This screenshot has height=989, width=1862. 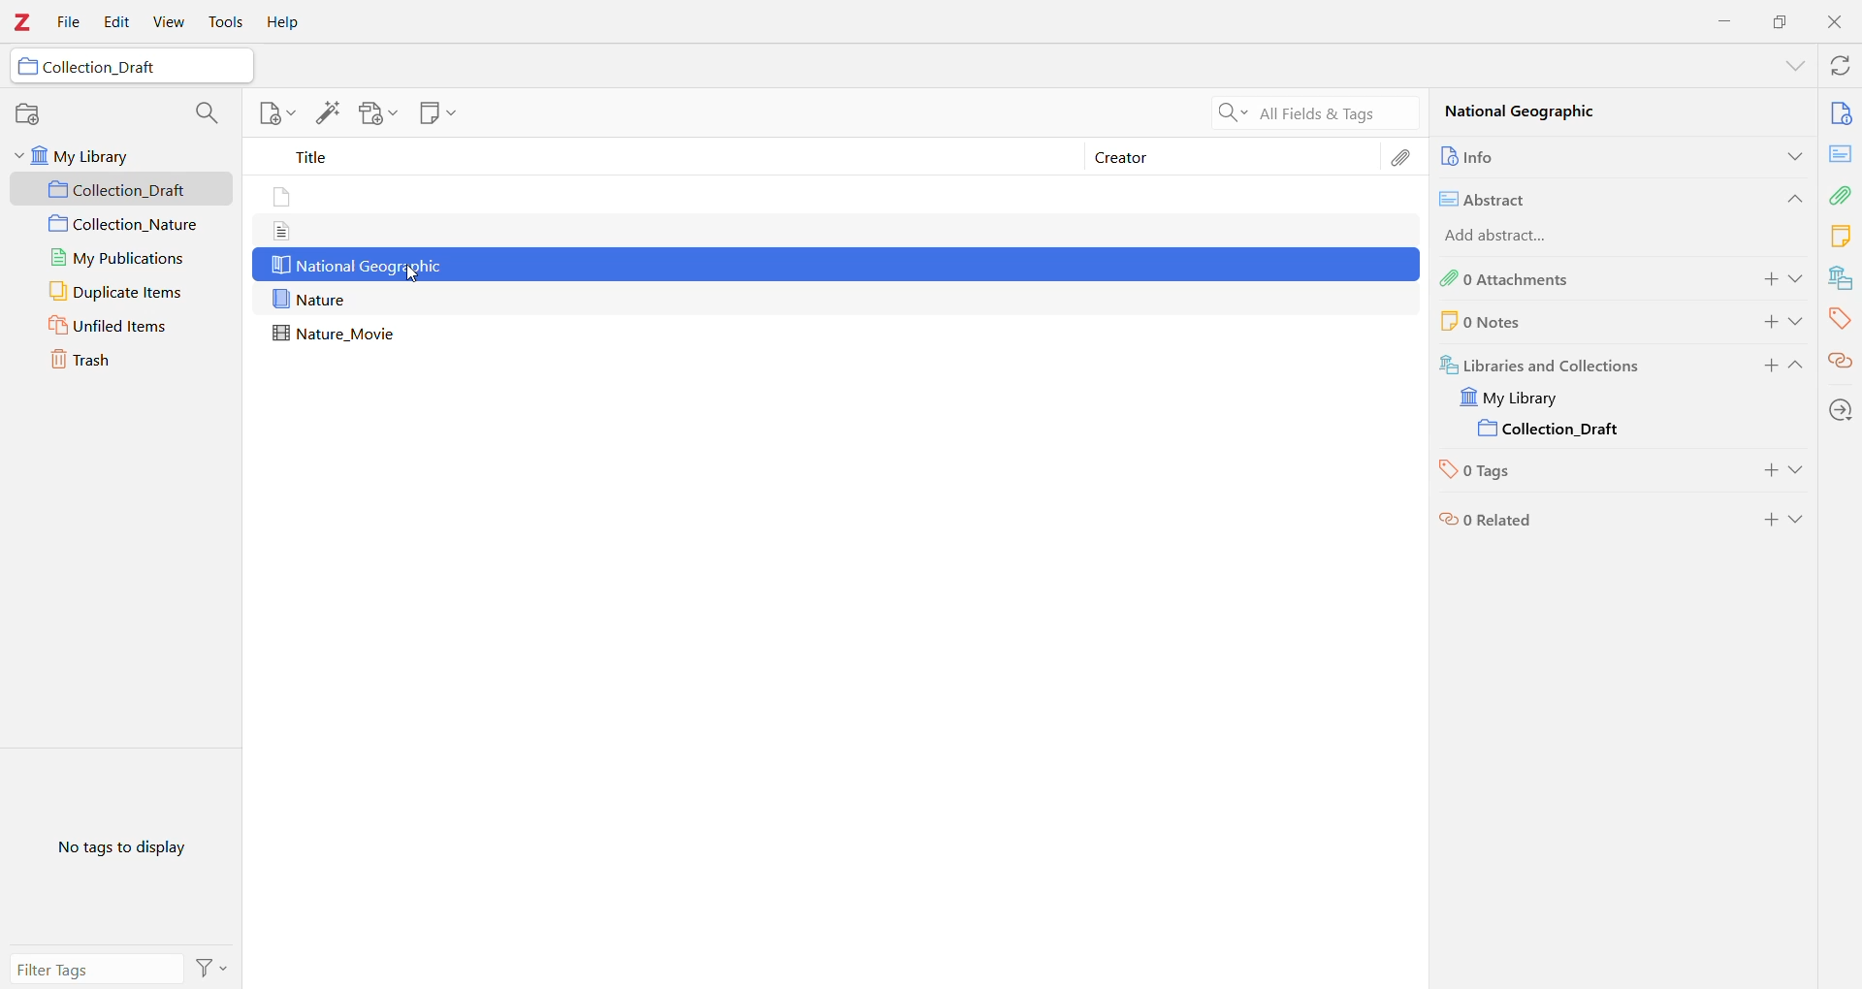 I want to click on National Geographic, so click(x=357, y=266).